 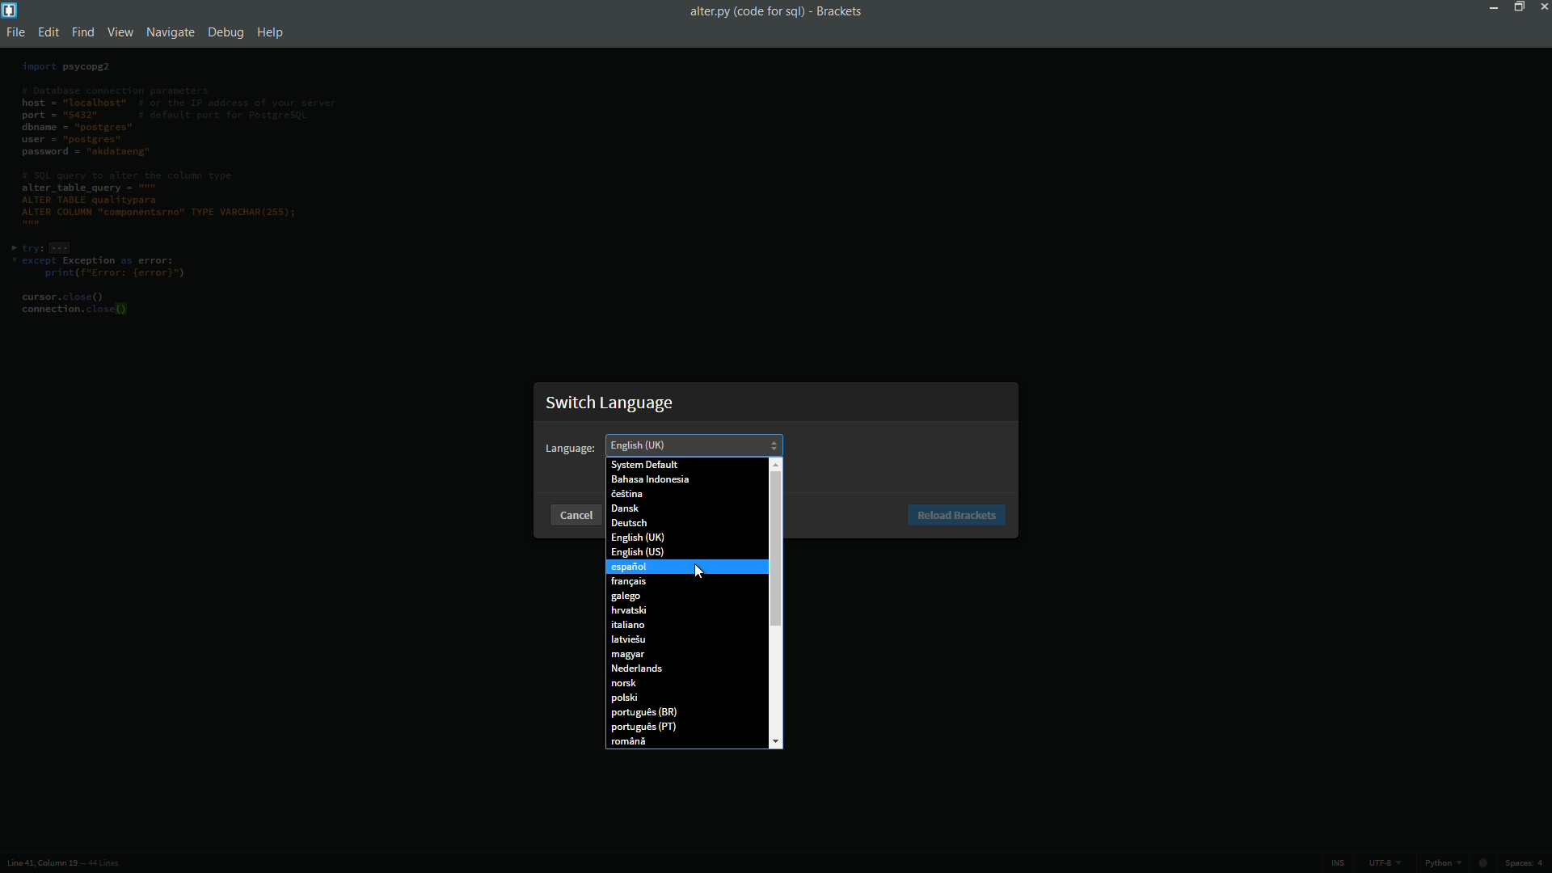 I want to click on Language, so click(x=571, y=448).